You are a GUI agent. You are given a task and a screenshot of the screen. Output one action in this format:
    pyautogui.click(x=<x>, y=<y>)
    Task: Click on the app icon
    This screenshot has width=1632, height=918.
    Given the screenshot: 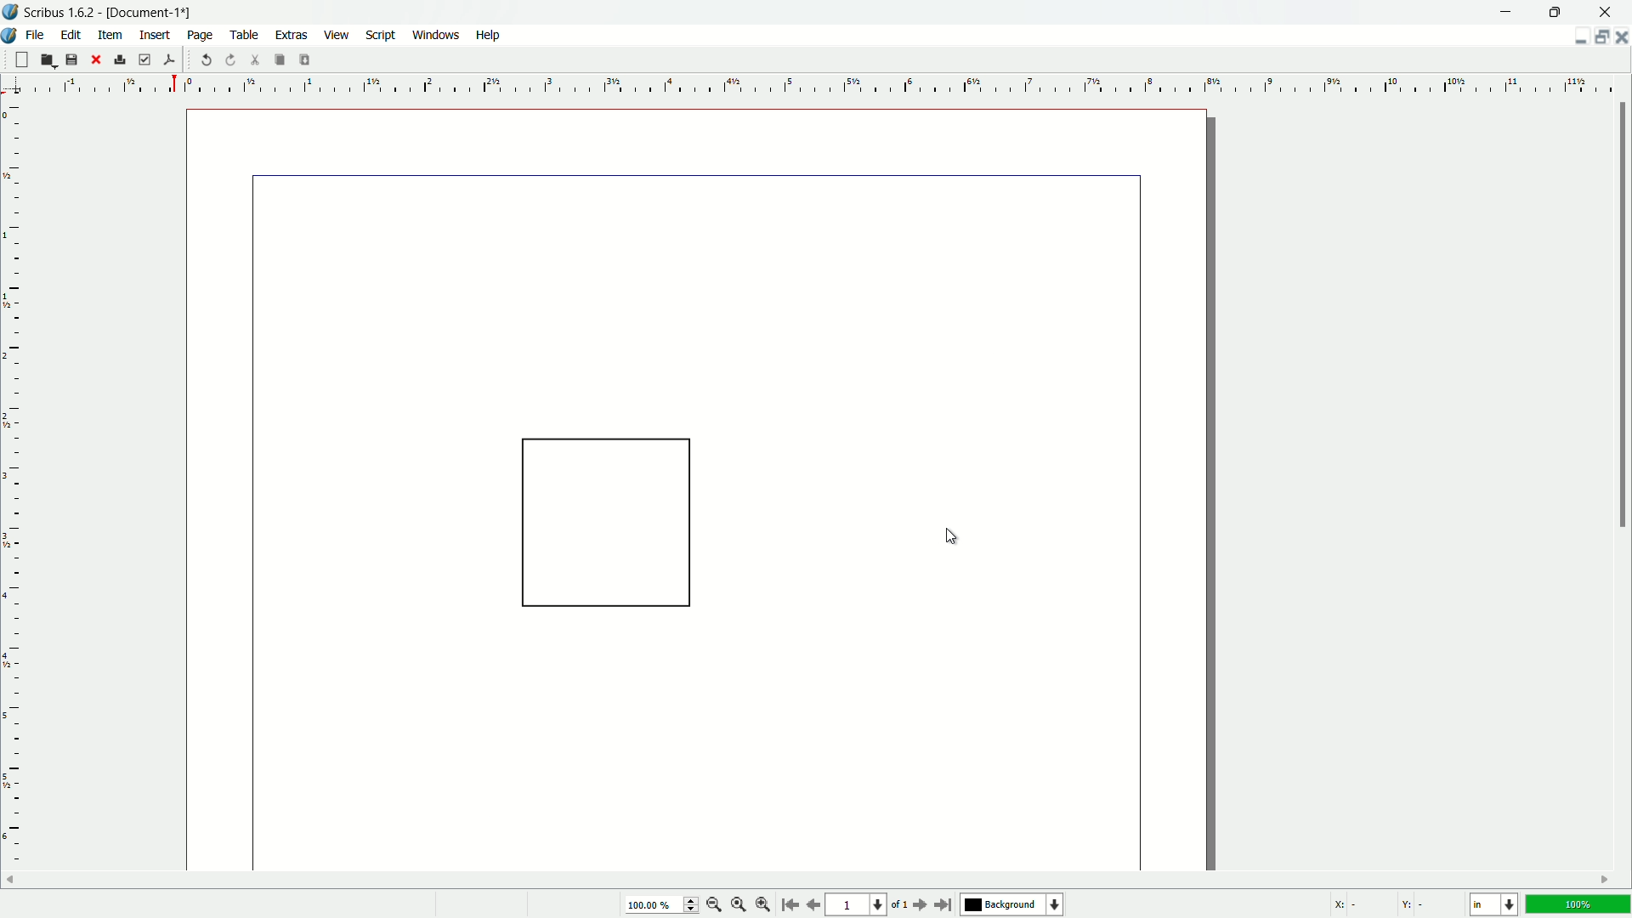 What is the action you would take?
    pyautogui.click(x=11, y=14)
    